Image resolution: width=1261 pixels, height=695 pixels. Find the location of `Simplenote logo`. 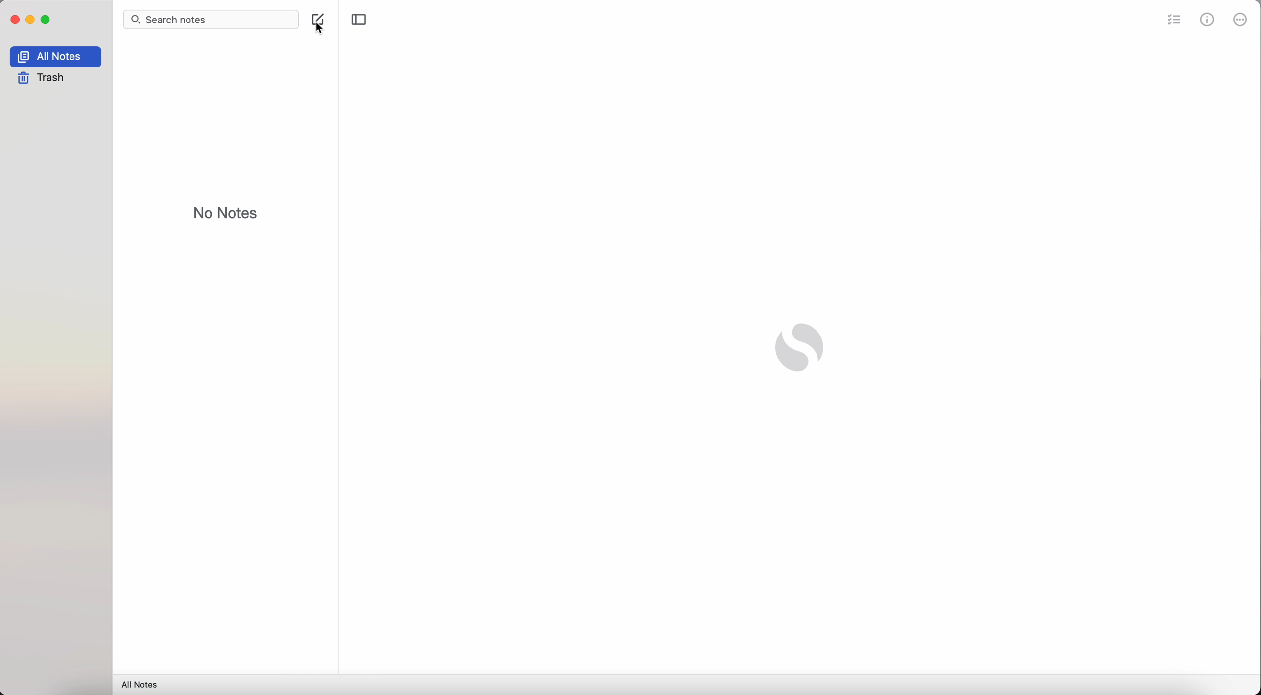

Simplenote logo is located at coordinates (803, 348).